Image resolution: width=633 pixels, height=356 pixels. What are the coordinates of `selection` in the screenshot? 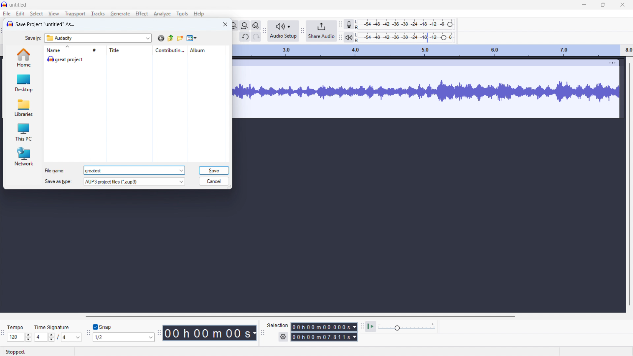 It's located at (278, 325).